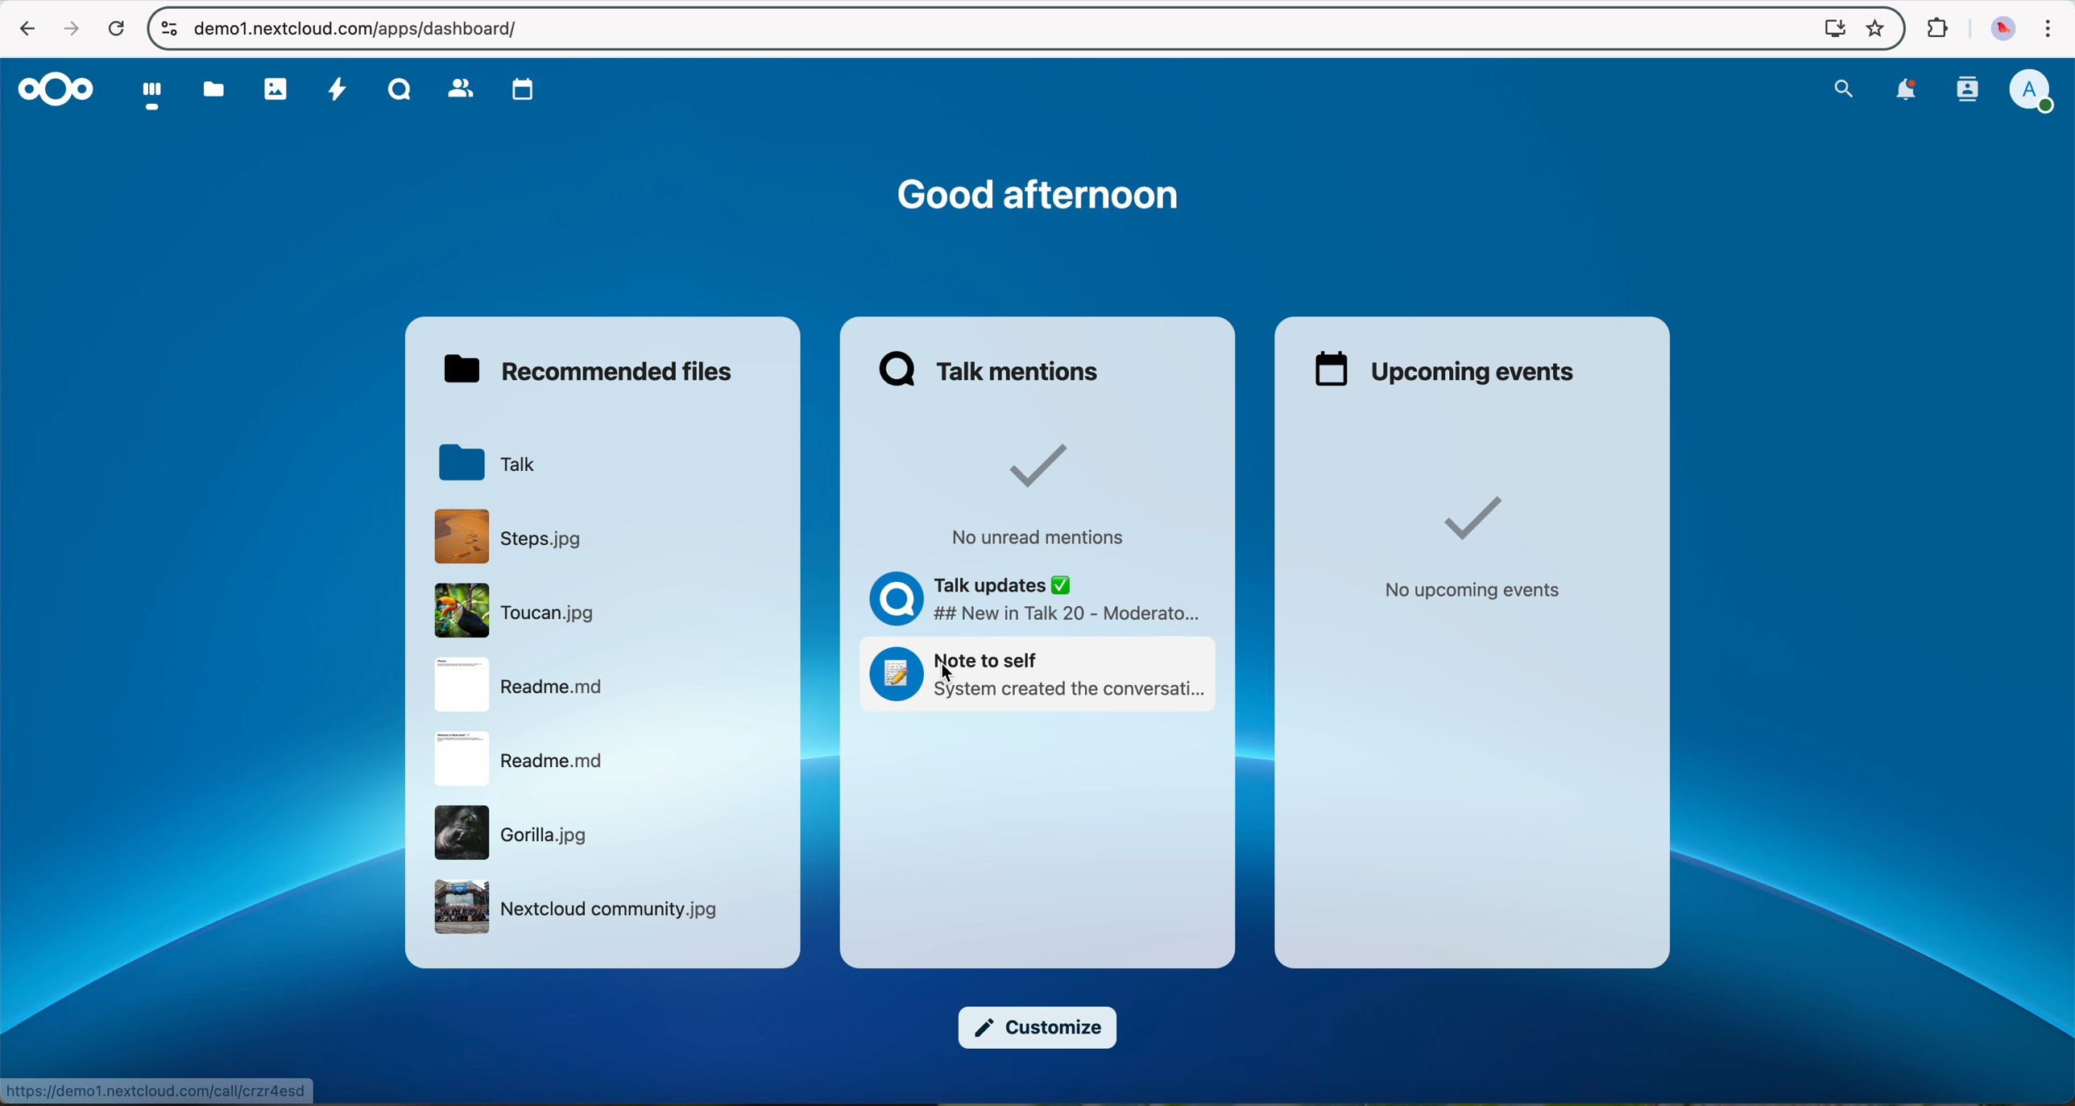 The image size is (2075, 1106). I want to click on notifications, so click(1910, 93).